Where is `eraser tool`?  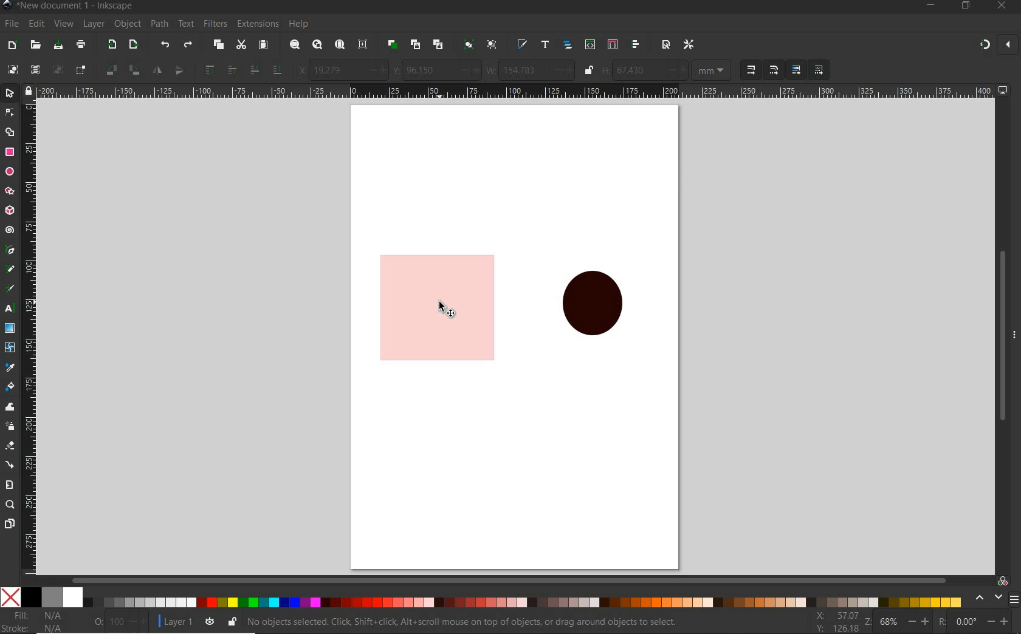 eraser tool is located at coordinates (9, 446).